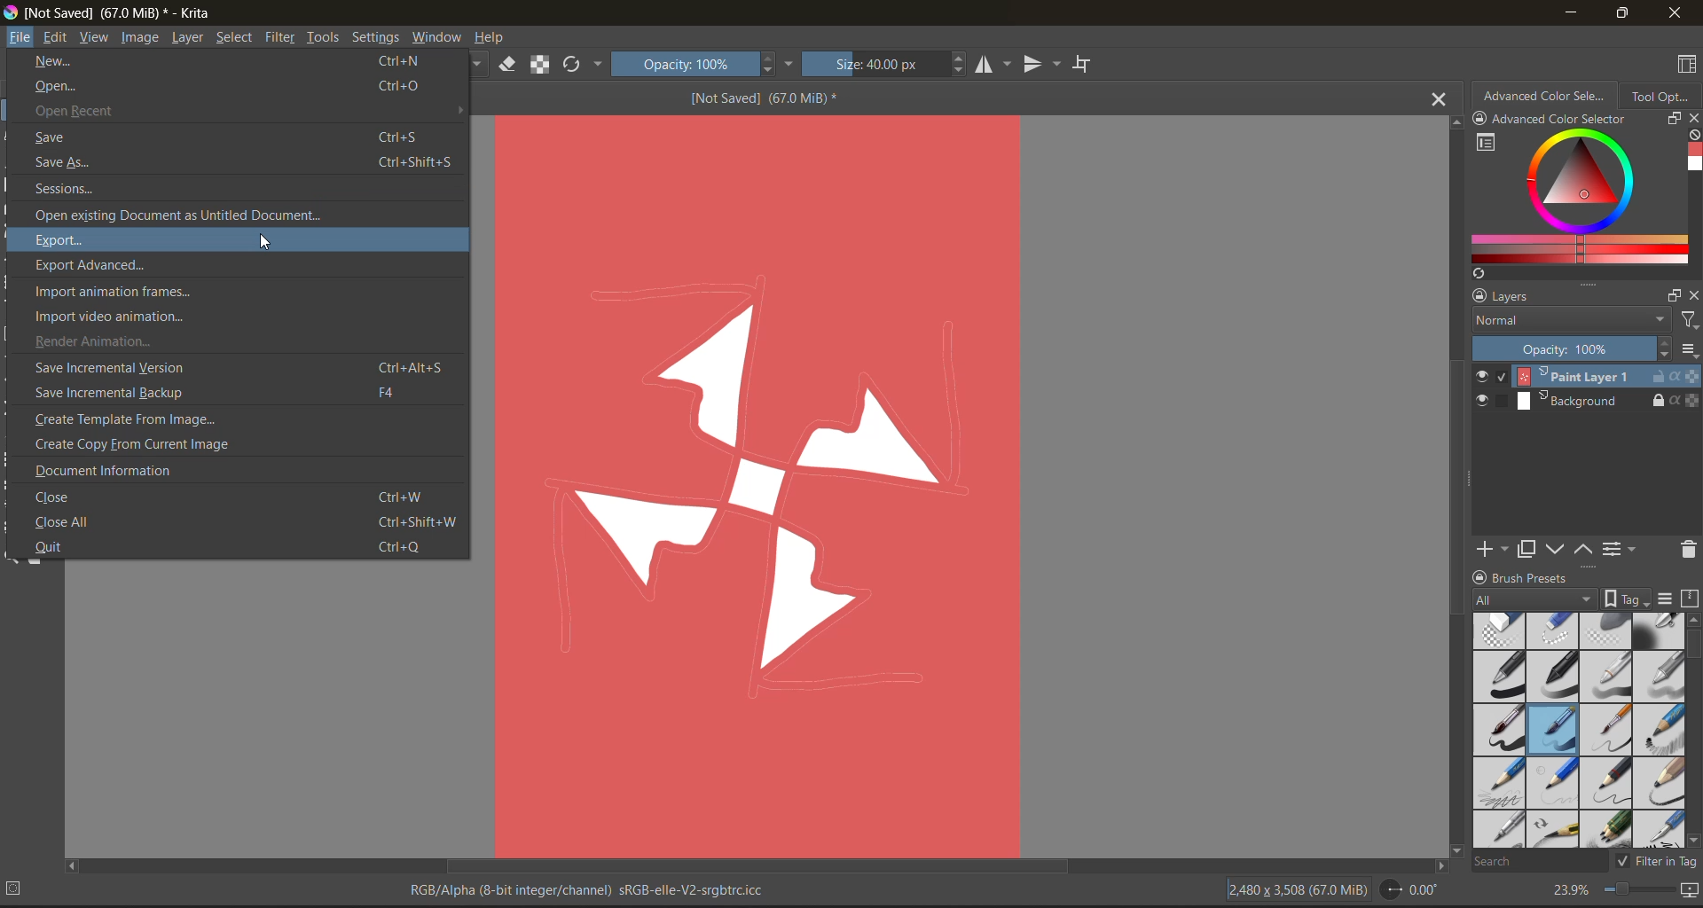  Describe the element at coordinates (1582, 120) in the screenshot. I see `Advanced color selector` at that location.